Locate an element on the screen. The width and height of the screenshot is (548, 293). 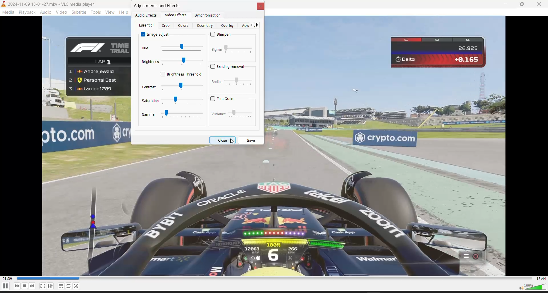
playlist is located at coordinates (61, 286).